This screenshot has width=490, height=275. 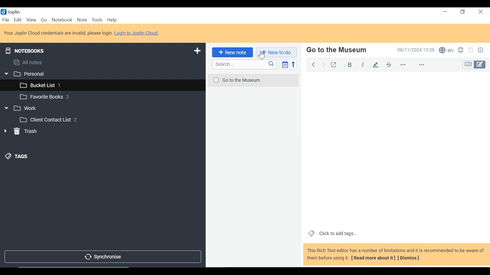 What do you see at coordinates (324, 64) in the screenshot?
I see `Forward` at bounding box center [324, 64].